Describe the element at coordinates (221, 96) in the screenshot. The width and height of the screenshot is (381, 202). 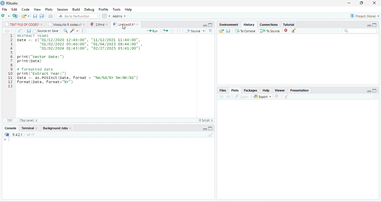
I see `back` at that location.